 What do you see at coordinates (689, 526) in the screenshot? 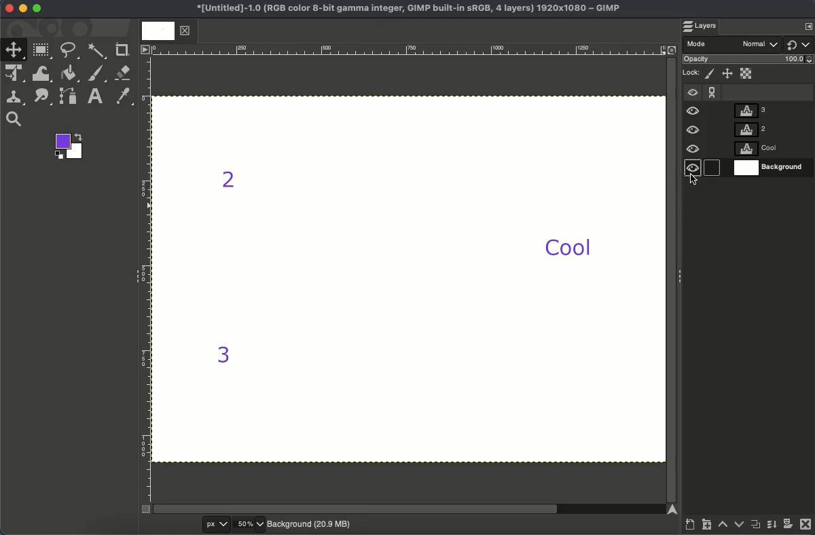
I see `Create a new layer` at bounding box center [689, 526].